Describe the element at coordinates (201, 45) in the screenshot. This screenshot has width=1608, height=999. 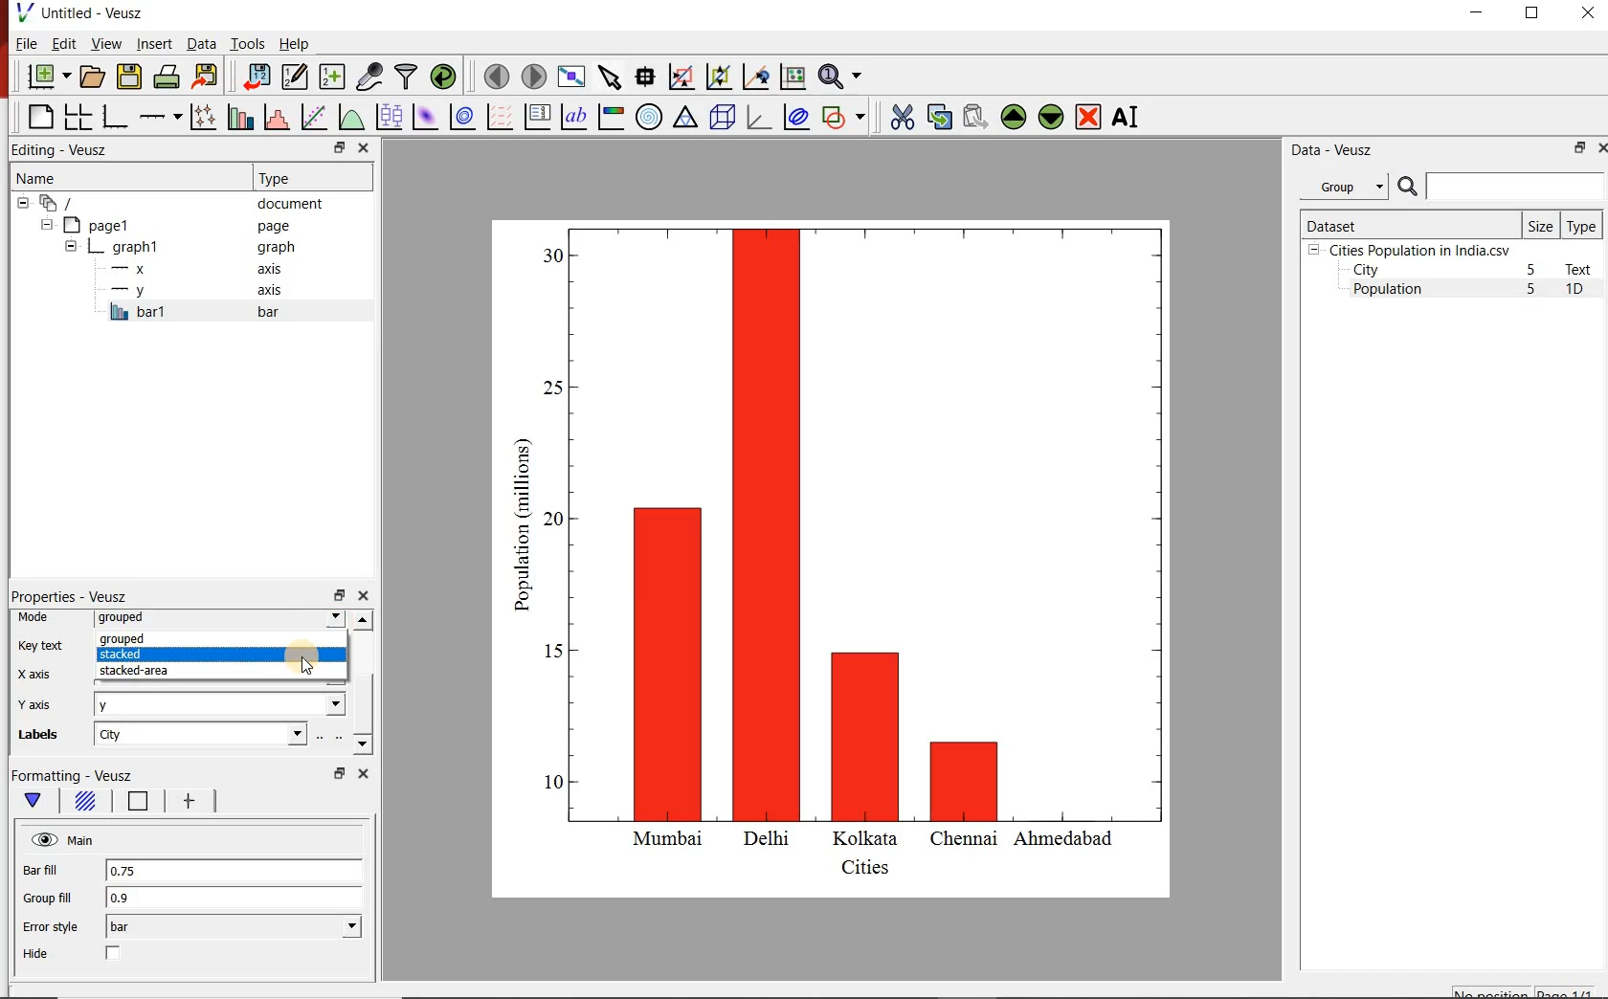
I see `Data` at that location.